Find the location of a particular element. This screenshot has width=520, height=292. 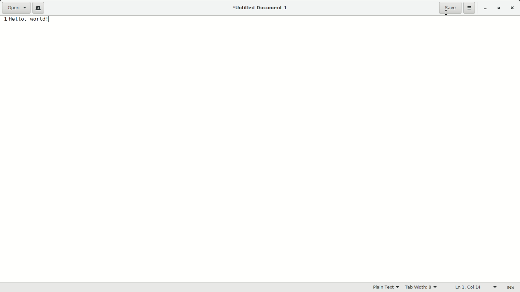

open is located at coordinates (17, 8).